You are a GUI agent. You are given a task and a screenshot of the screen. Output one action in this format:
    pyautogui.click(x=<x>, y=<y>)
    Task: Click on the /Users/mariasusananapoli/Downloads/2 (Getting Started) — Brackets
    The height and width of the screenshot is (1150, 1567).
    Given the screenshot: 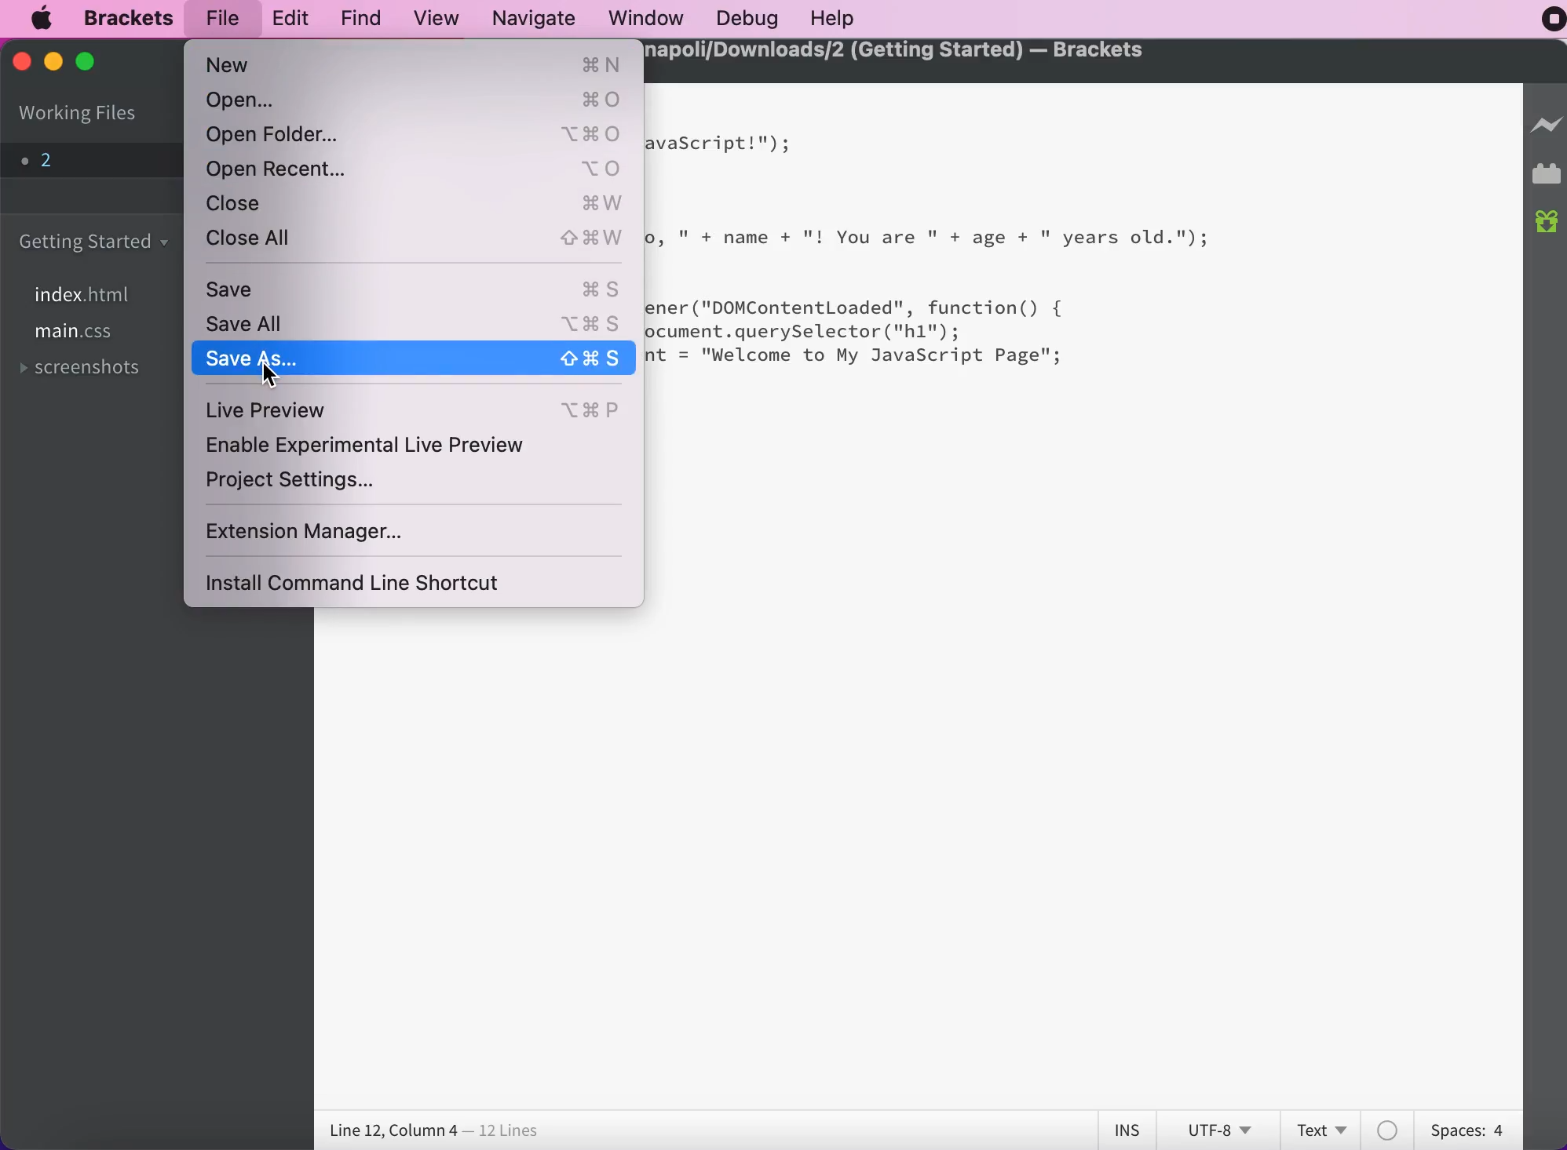 What is the action you would take?
    pyautogui.click(x=898, y=51)
    